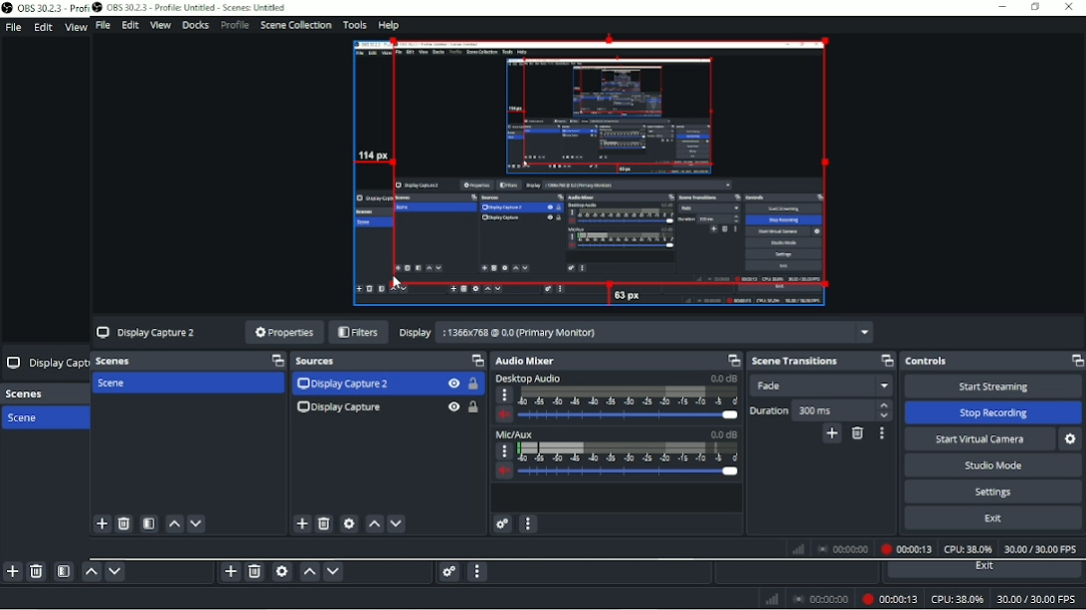  I want to click on stepper buttons, so click(886, 410).